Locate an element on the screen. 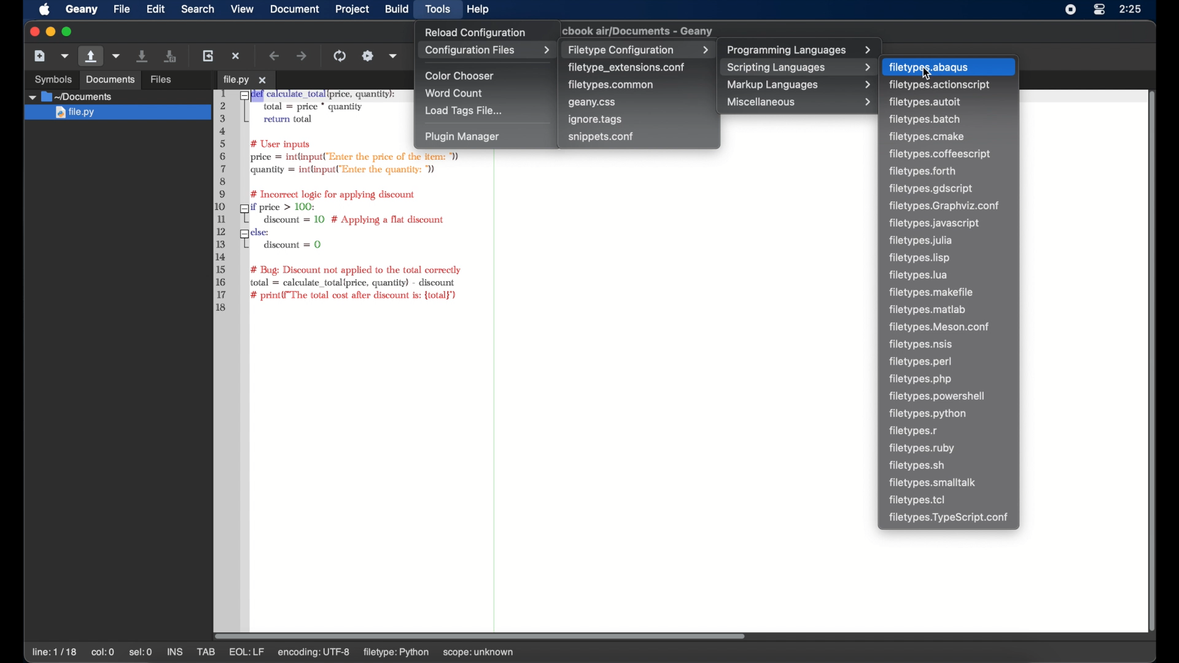 Image resolution: width=1179 pixels, height=663 pixels. compile the current file is located at coordinates (341, 56).